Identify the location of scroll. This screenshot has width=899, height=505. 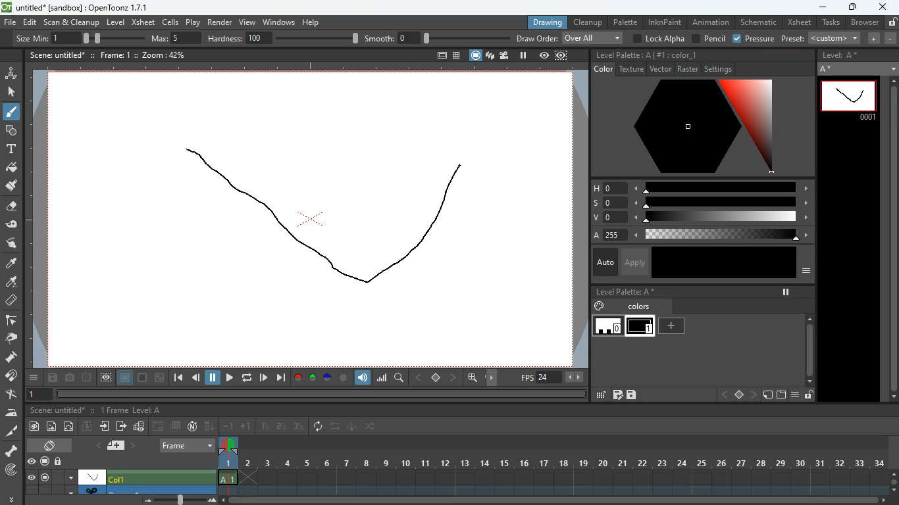
(809, 341).